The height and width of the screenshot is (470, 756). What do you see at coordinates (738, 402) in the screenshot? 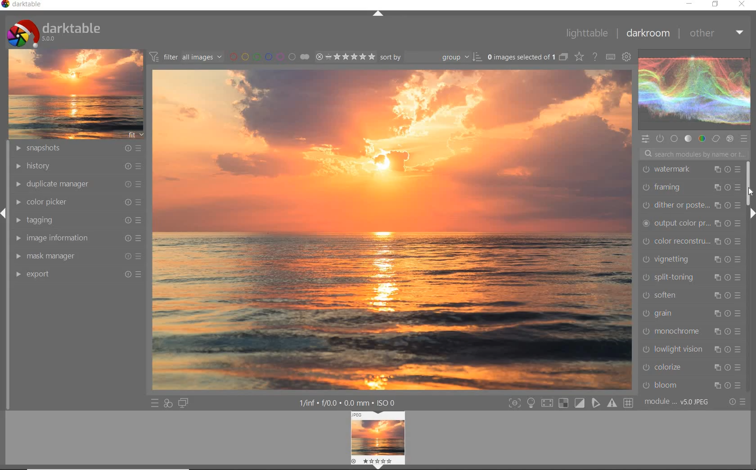
I see `RESET OR PRESET &PREFERENCE` at bounding box center [738, 402].